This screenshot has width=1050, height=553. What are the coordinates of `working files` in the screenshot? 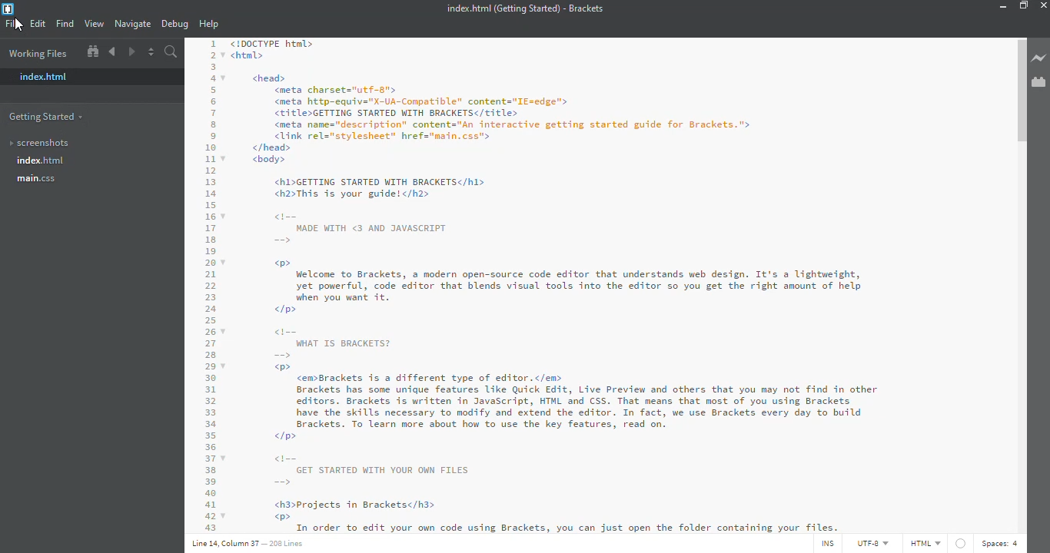 It's located at (39, 53).